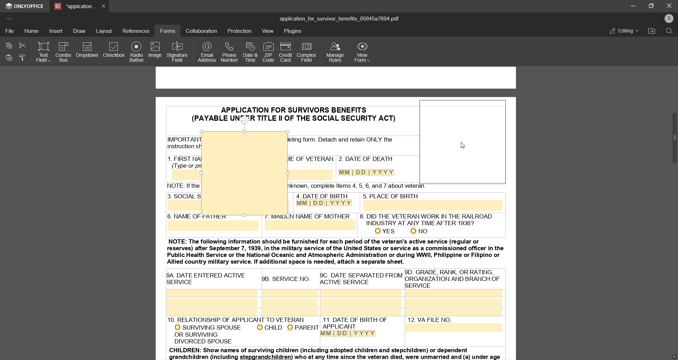 Image resolution: width=678 pixels, height=360 pixels. Describe the element at coordinates (462, 206) in the screenshot. I see `pdf` at that location.